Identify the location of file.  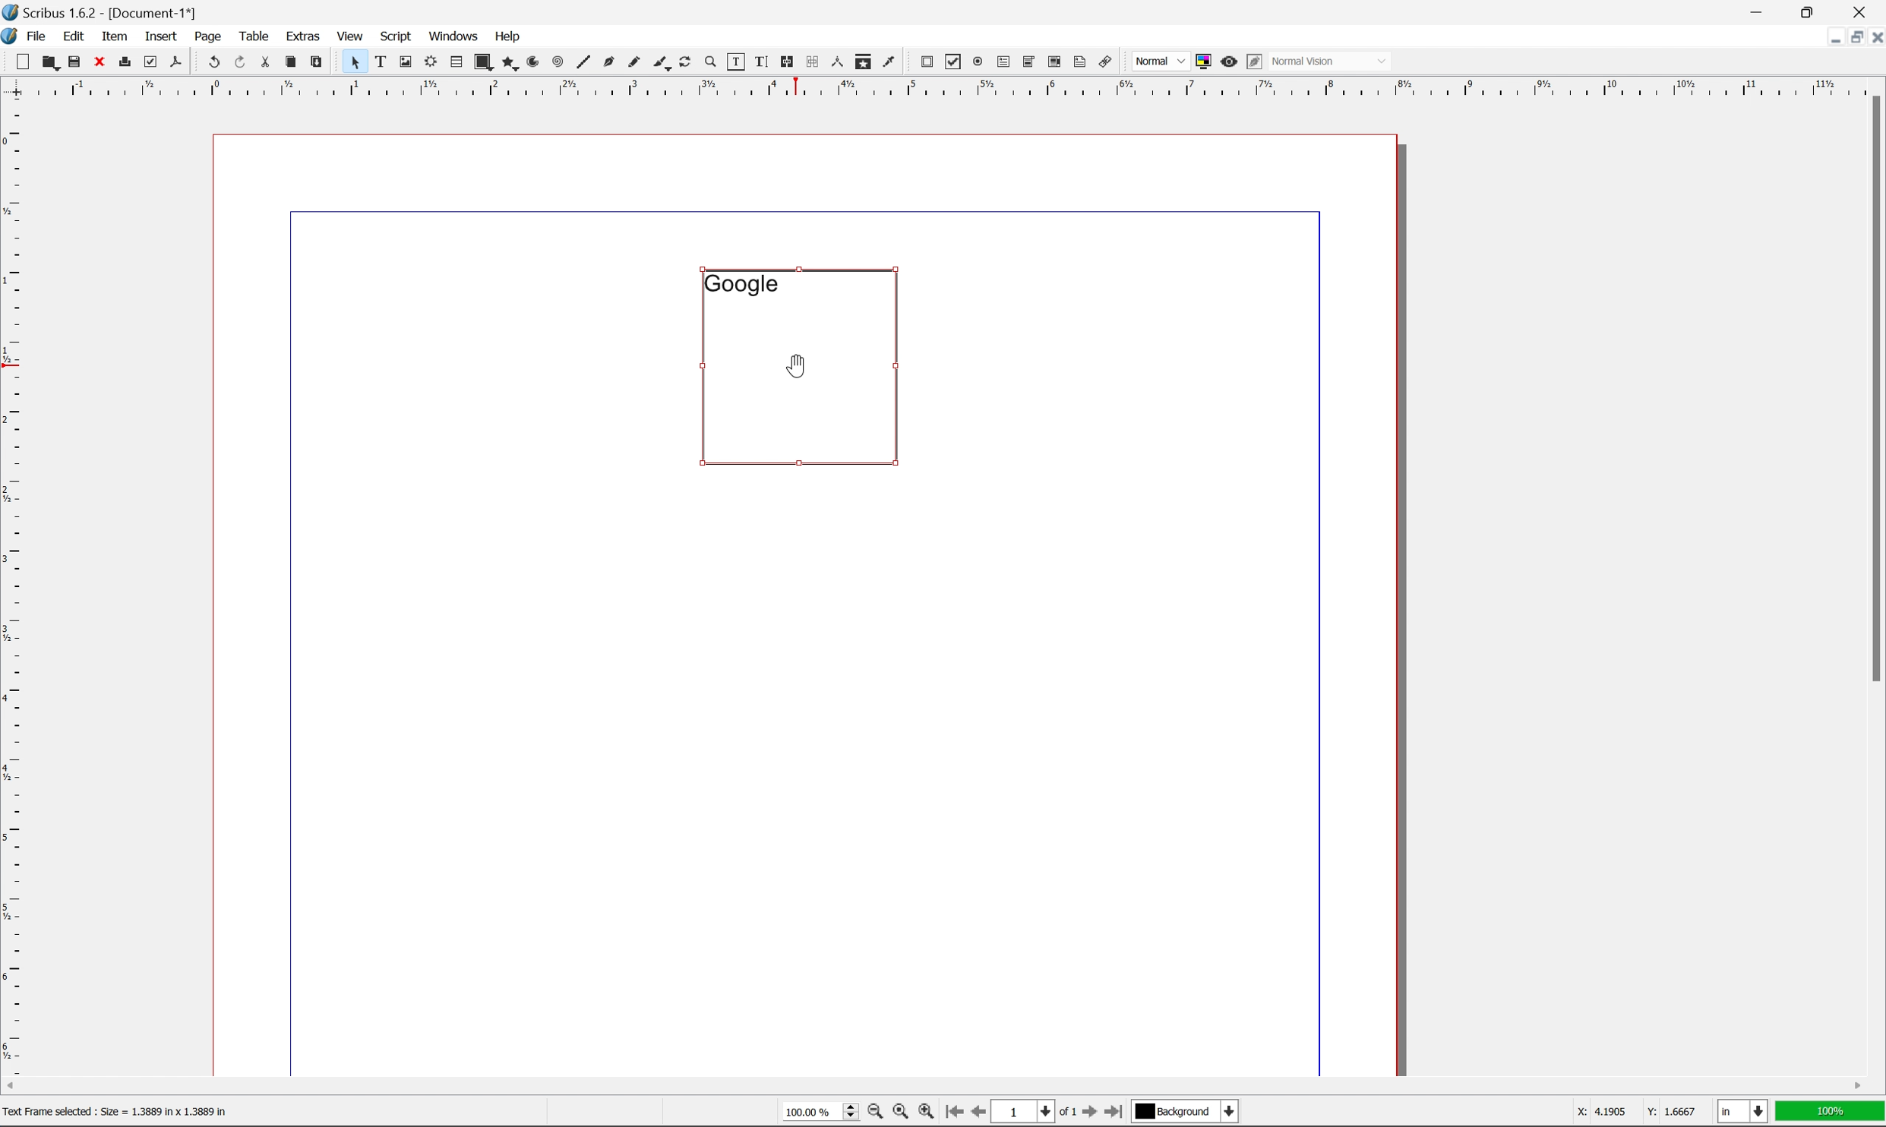
(37, 36).